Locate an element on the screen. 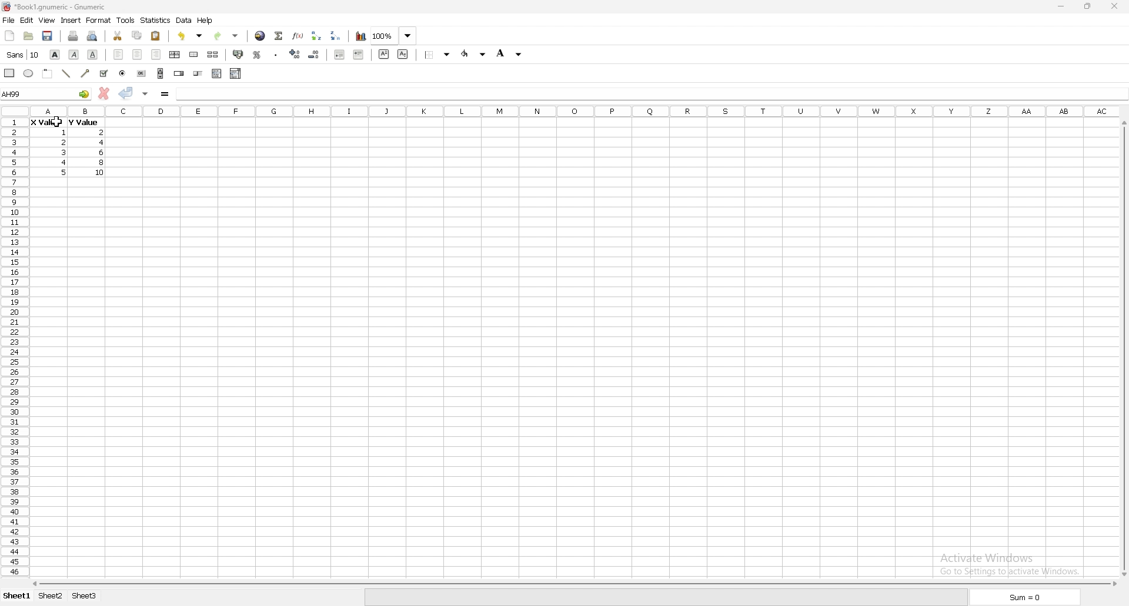 The width and height of the screenshot is (1129, 606). value is located at coordinates (65, 133).